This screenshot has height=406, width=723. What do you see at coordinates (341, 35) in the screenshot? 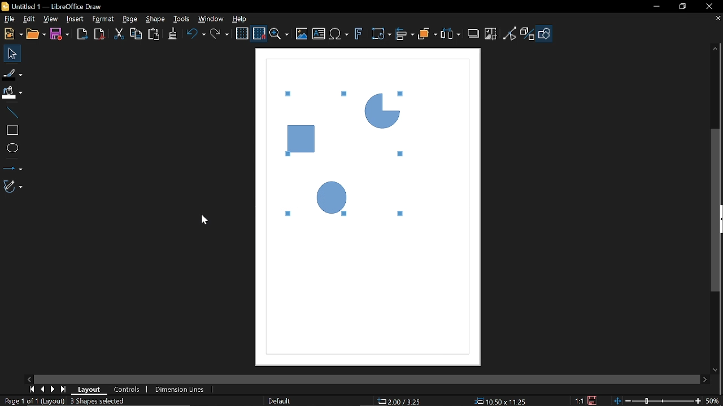
I see `Insert equation` at bounding box center [341, 35].